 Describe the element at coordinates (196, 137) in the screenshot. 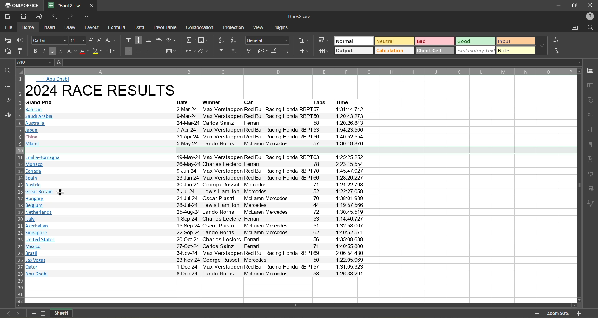

I see `China 21-Apr-24 Max Verstappen Red Bull Racing Honda RBPT56 1:40:52 554` at that location.